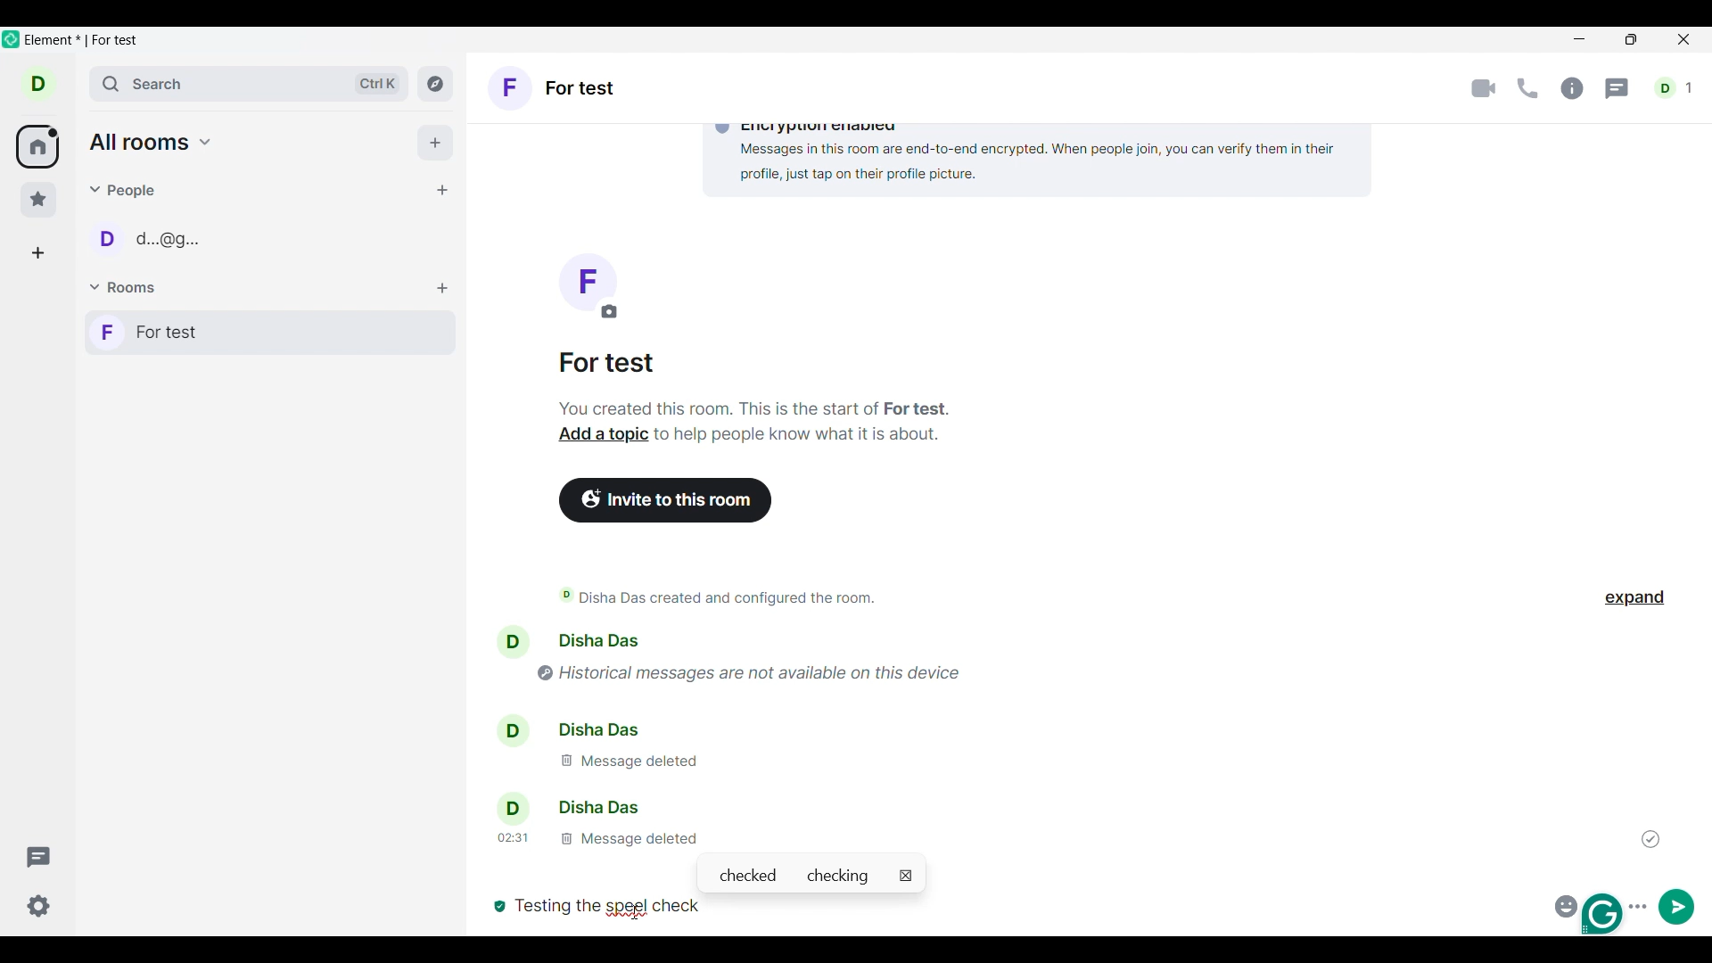 Image resolution: width=1712 pixels, height=963 pixels. I want to click on Create a space, so click(37, 253).